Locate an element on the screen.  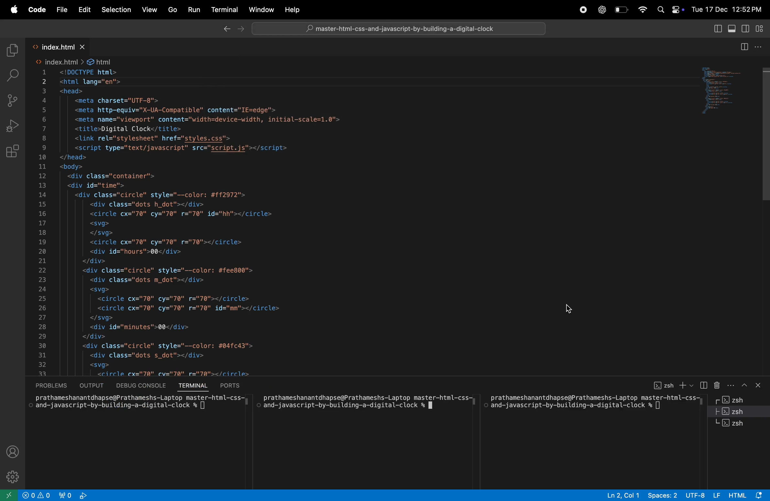
prathameshanantdhapse@Prathameshs-Laptop master-html-css-
and-javascript-by-building-a-digital-clock % JI is located at coordinates (366, 402).